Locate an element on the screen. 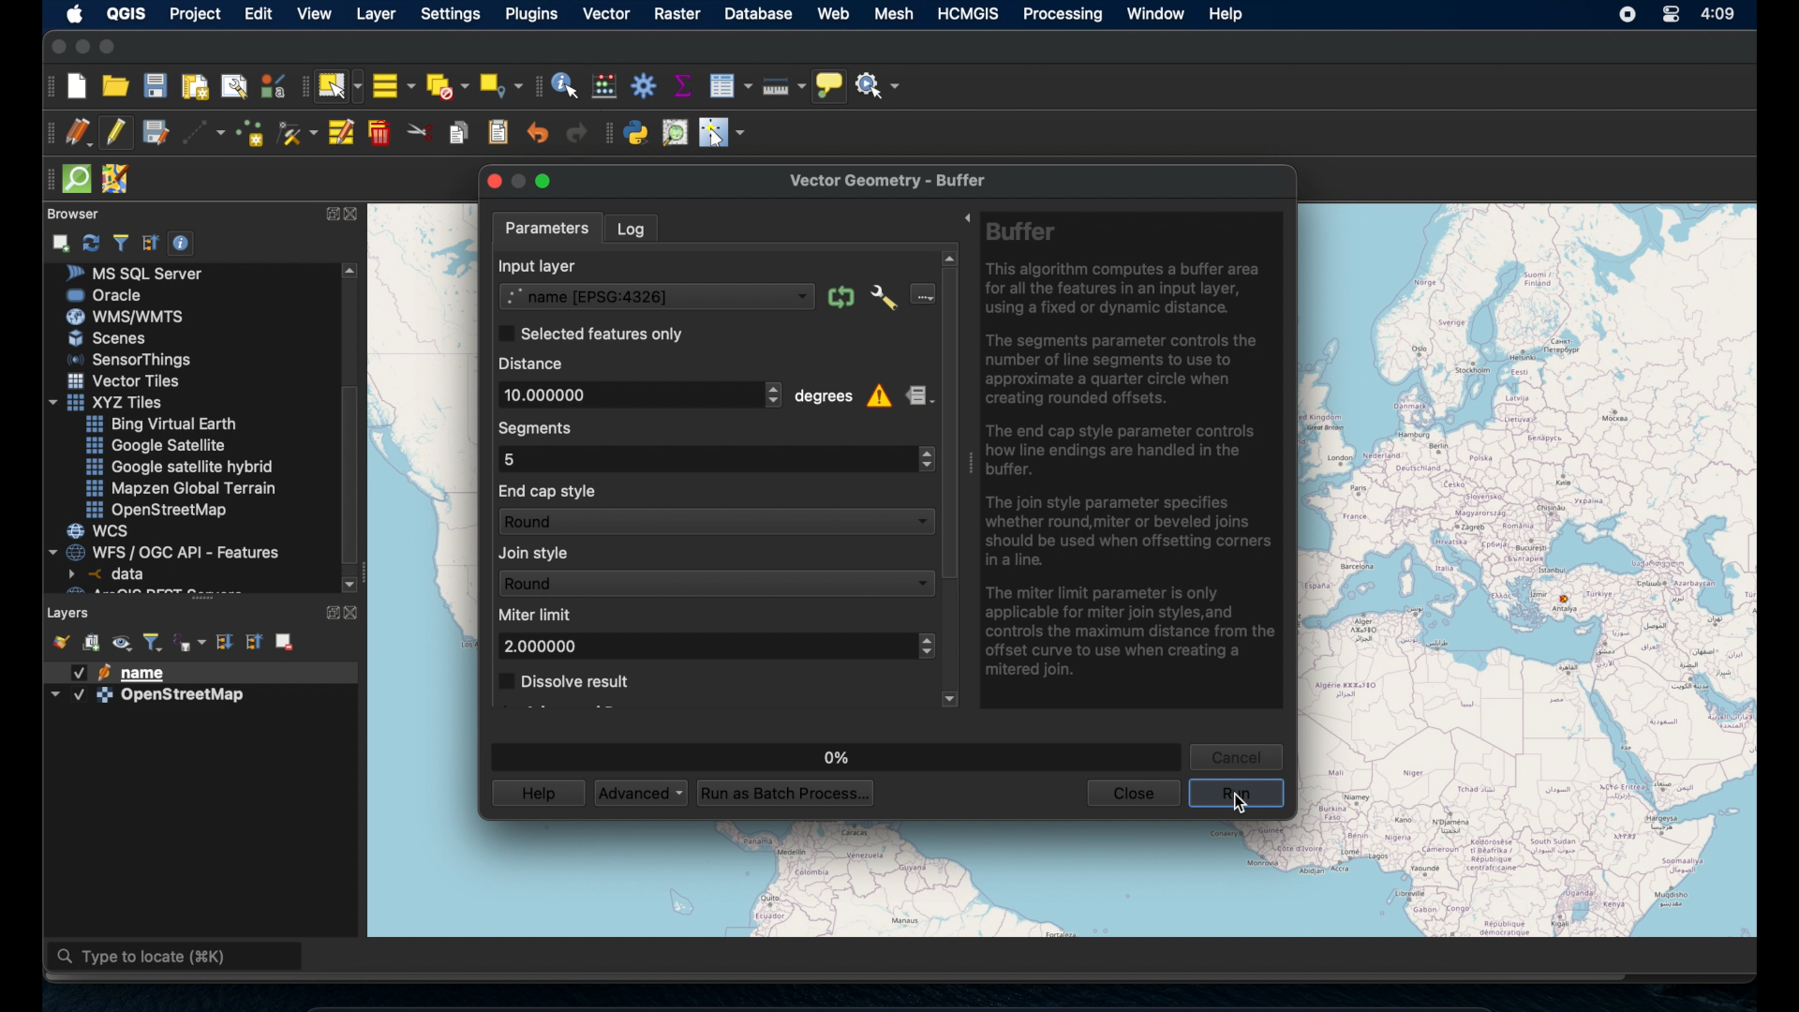 The width and height of the screenshot is (1799, 1012). select features by area or single click is located at coordinates (339, 85).